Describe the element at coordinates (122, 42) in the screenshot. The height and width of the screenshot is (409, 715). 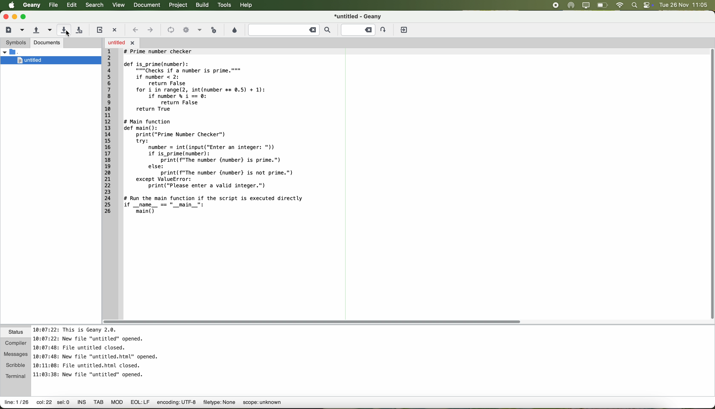
I see `open file` at that location.